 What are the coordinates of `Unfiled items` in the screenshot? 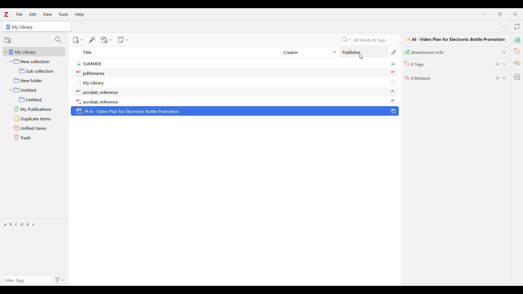 It's located at (34, 128).